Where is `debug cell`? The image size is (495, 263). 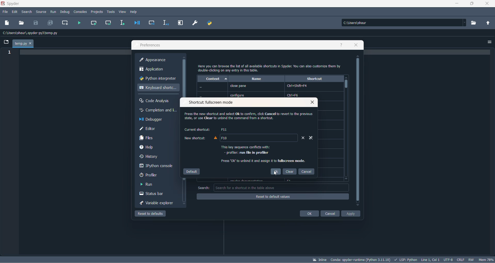
debug cell is located at coordinates (152, 23).